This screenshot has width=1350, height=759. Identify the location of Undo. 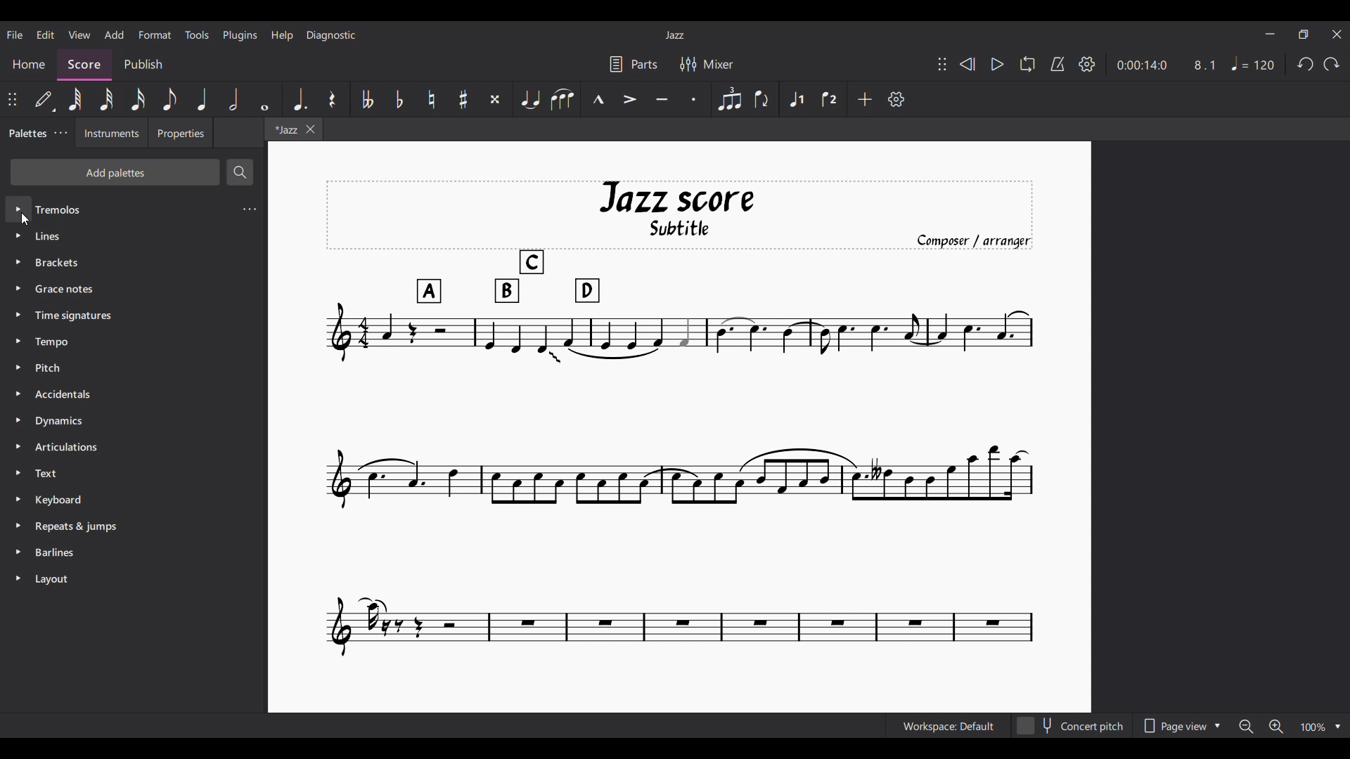
(1306, 64).